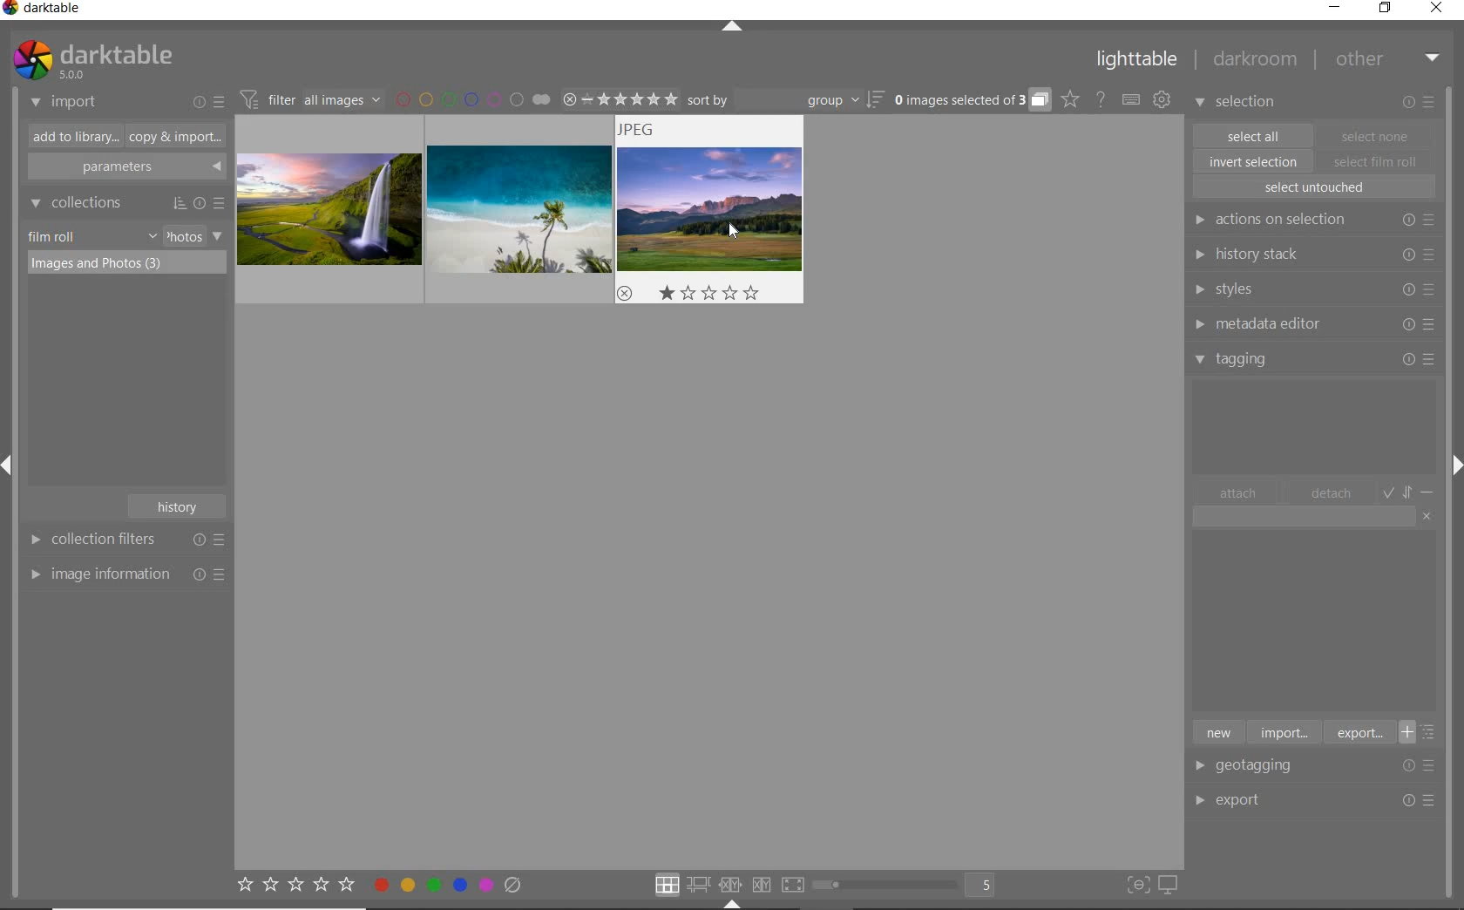 This screenshot has width=1464, height=910. Describe the element at coordinates (1162, 100) in the screenshot. I see `show global preferences` at that location.